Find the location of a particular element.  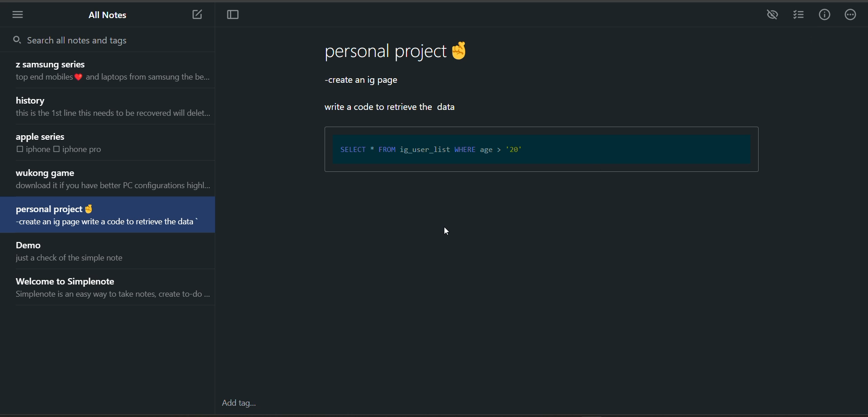

add new note is located at coordinates (193, 15).